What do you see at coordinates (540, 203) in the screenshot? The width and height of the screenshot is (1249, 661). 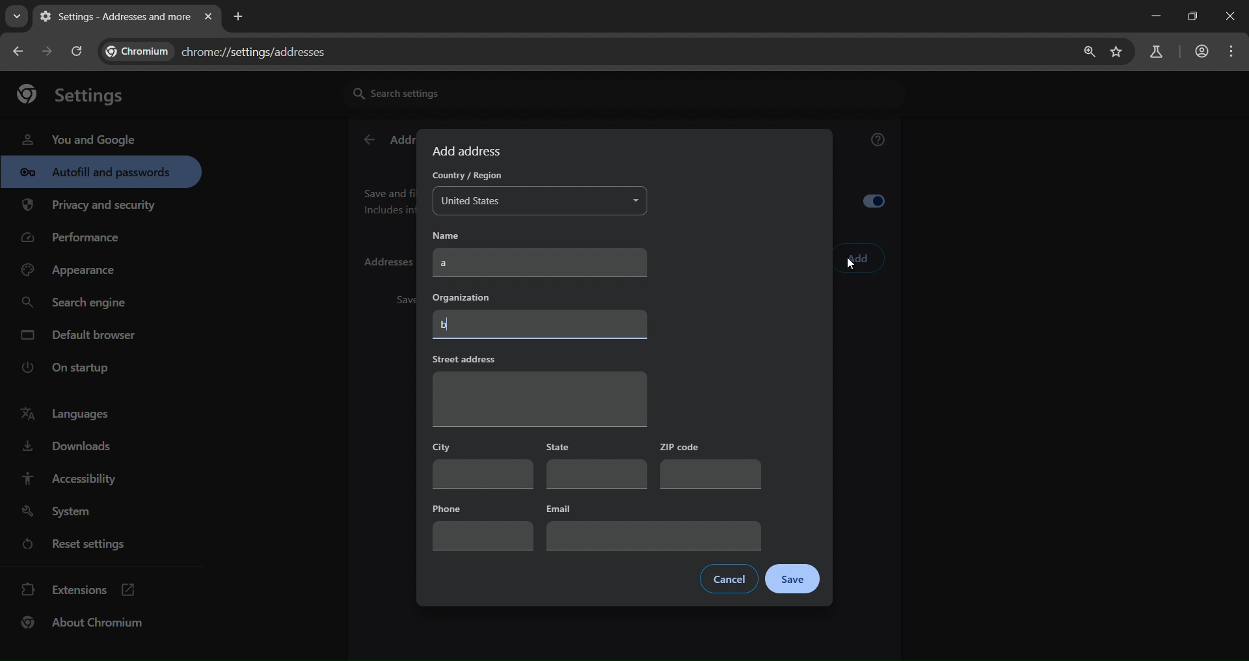 I see `united states` at bounding box center [540, 203].